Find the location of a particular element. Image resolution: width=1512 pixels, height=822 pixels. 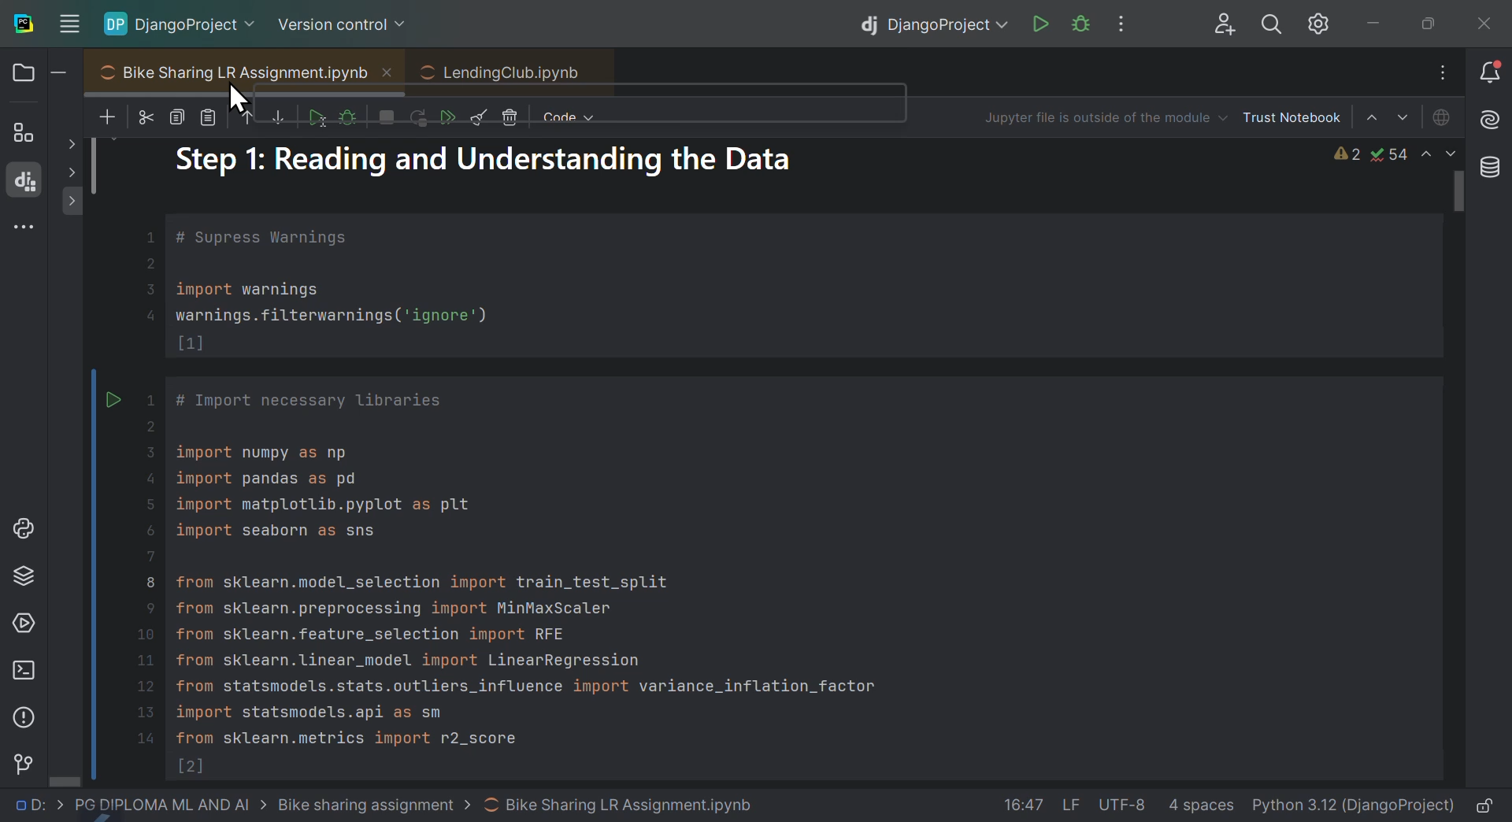

Code is located at coordinates (576, 116).